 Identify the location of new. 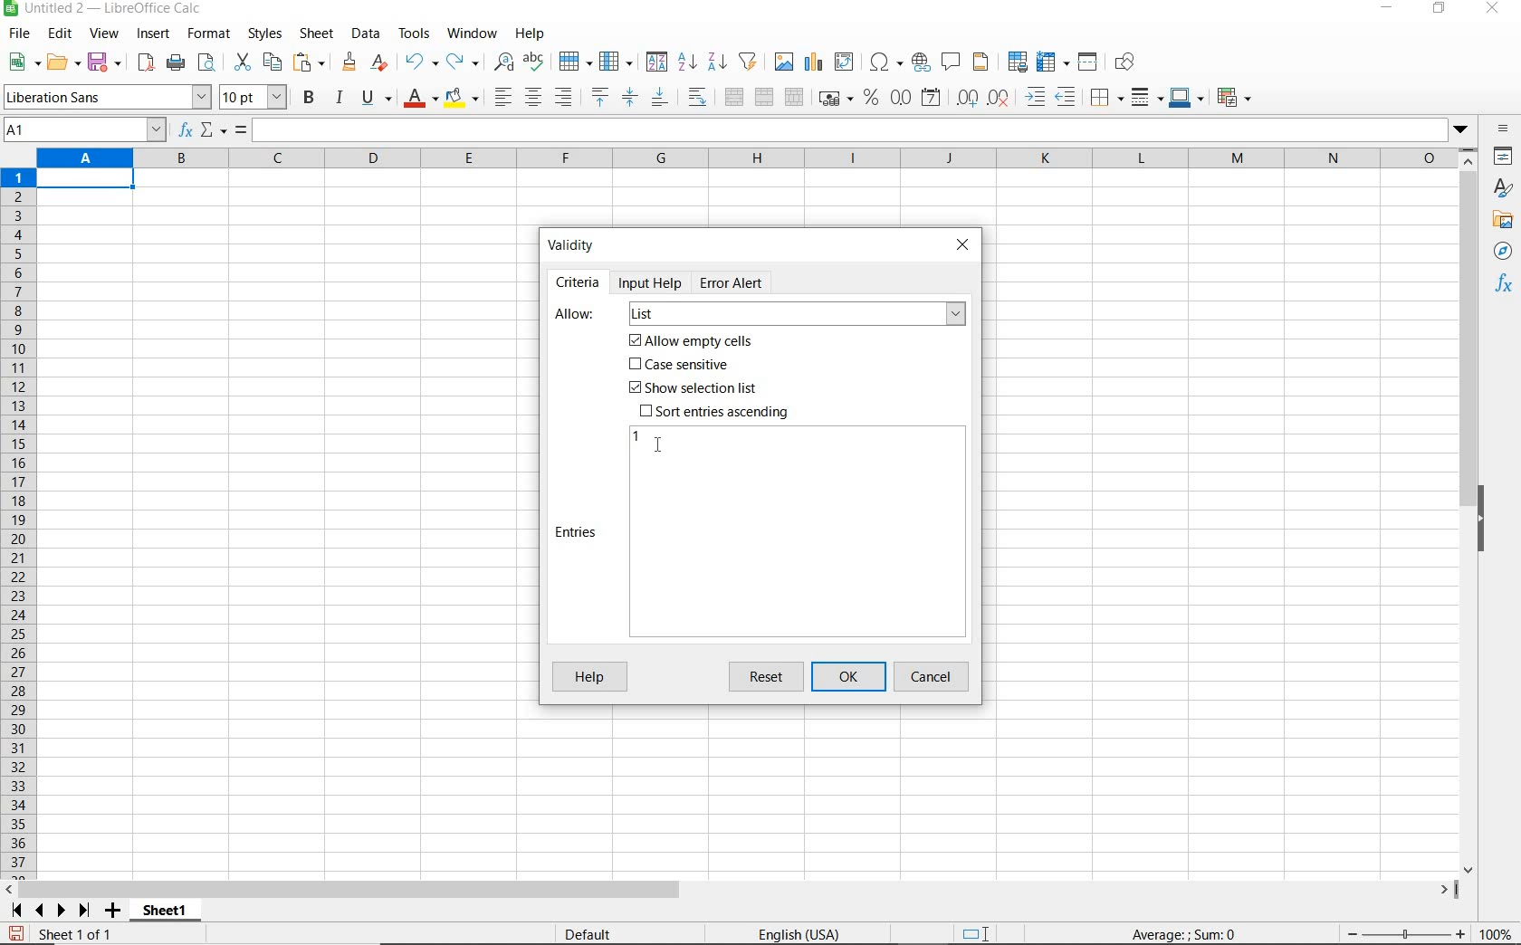
(24, 62).